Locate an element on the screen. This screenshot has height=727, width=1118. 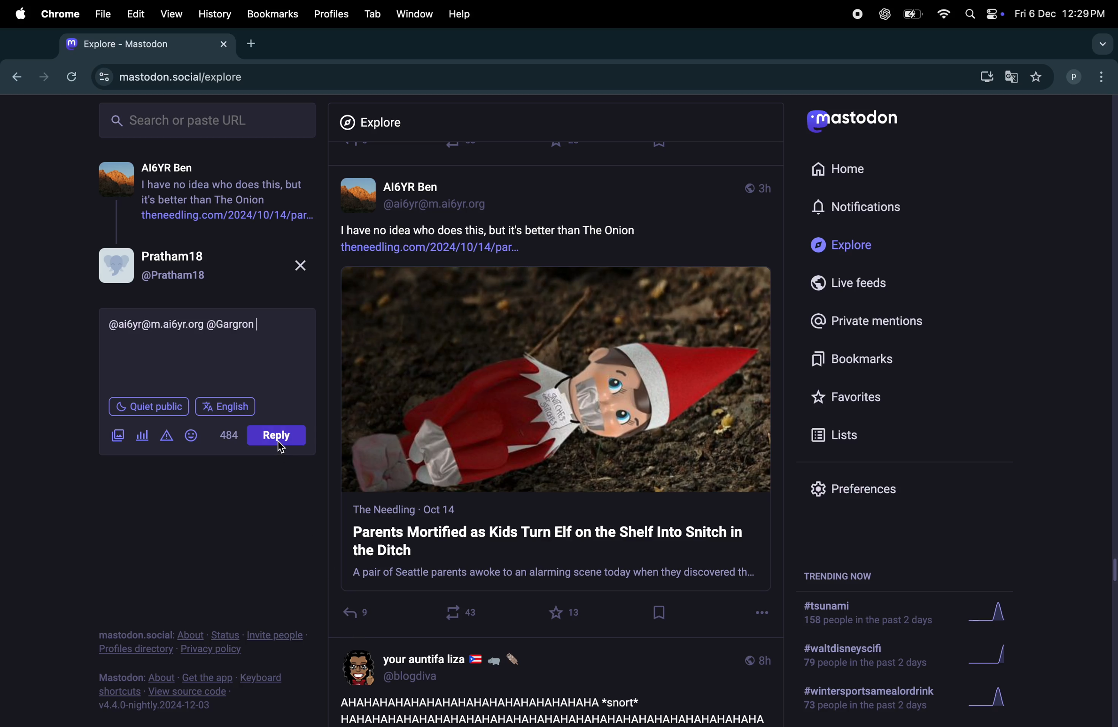
post description is located at coordinates (524, 236).